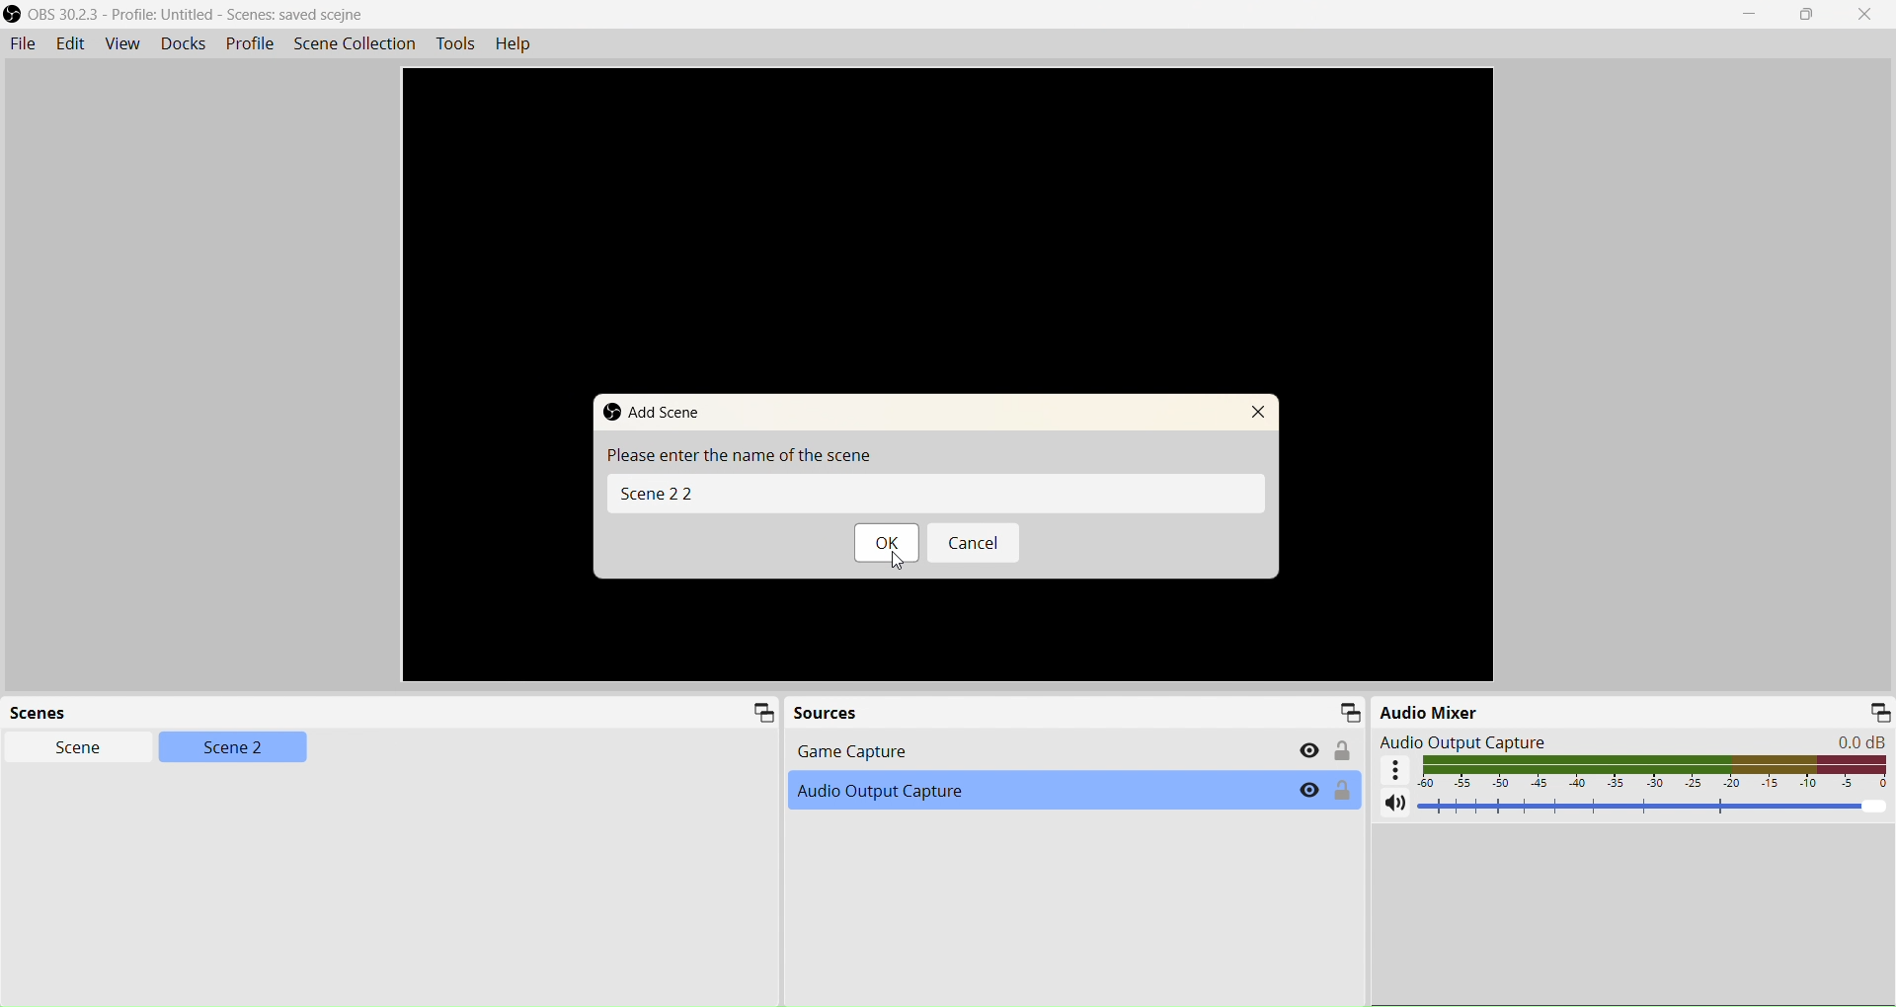  What do you see at coordinates (1342, 749) in the screenshot?
I see `Lock` at bounding box center [1342, 749].